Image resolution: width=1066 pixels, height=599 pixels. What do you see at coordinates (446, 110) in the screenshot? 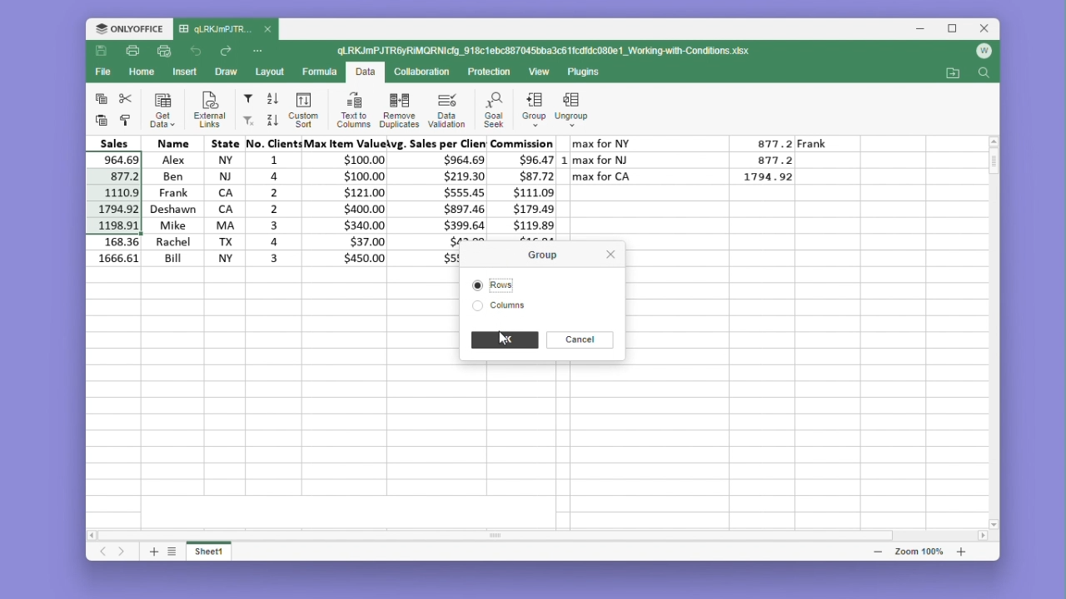
I see `Data validation` at bounding box center [446, 110].